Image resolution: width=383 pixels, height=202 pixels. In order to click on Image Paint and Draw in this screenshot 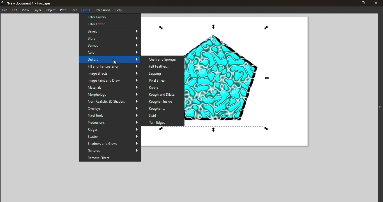, I will do `click(109, 81)`.